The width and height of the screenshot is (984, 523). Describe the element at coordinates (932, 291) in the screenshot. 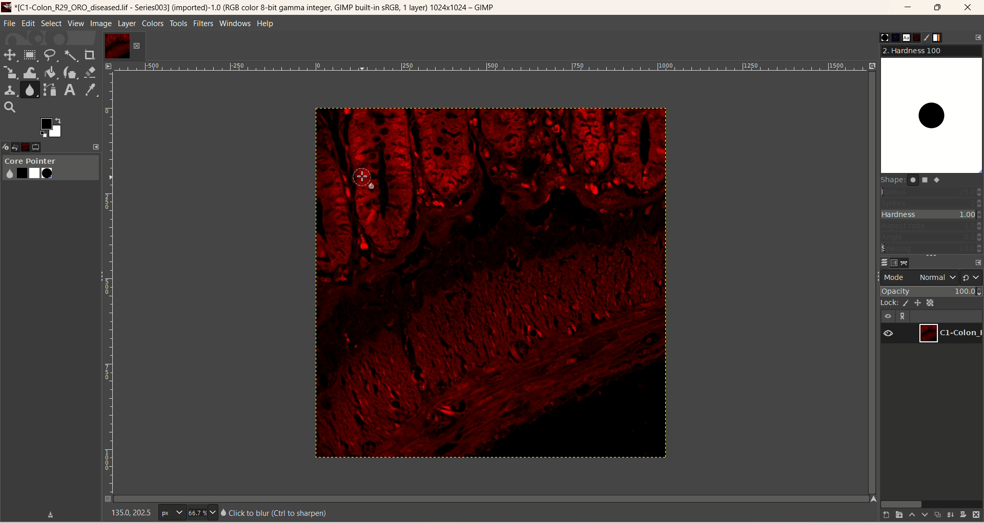

I see `opacity` at that location.